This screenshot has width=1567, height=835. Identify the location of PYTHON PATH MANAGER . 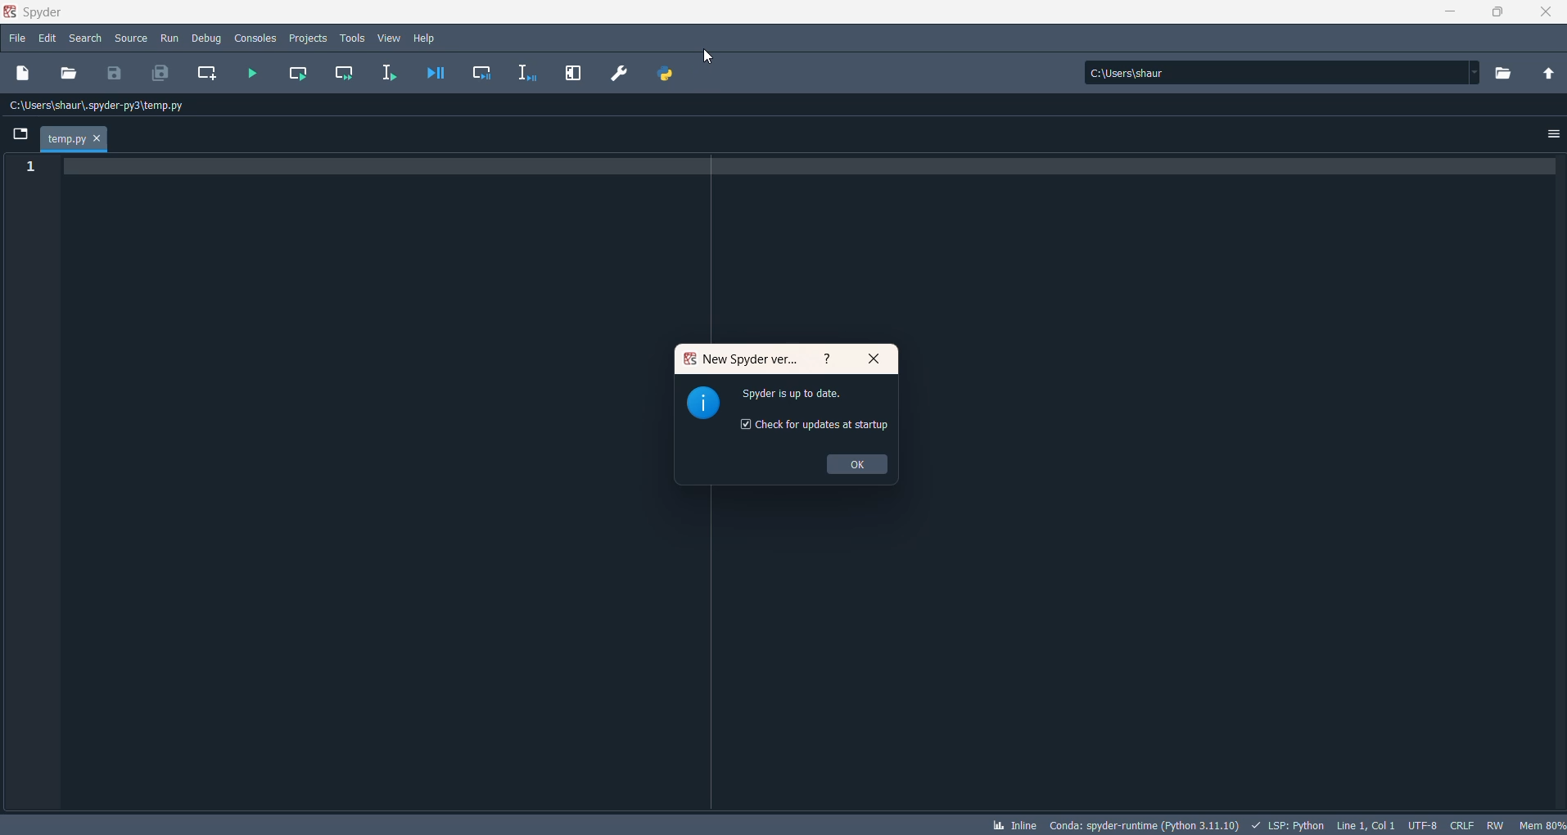
(667, 74).